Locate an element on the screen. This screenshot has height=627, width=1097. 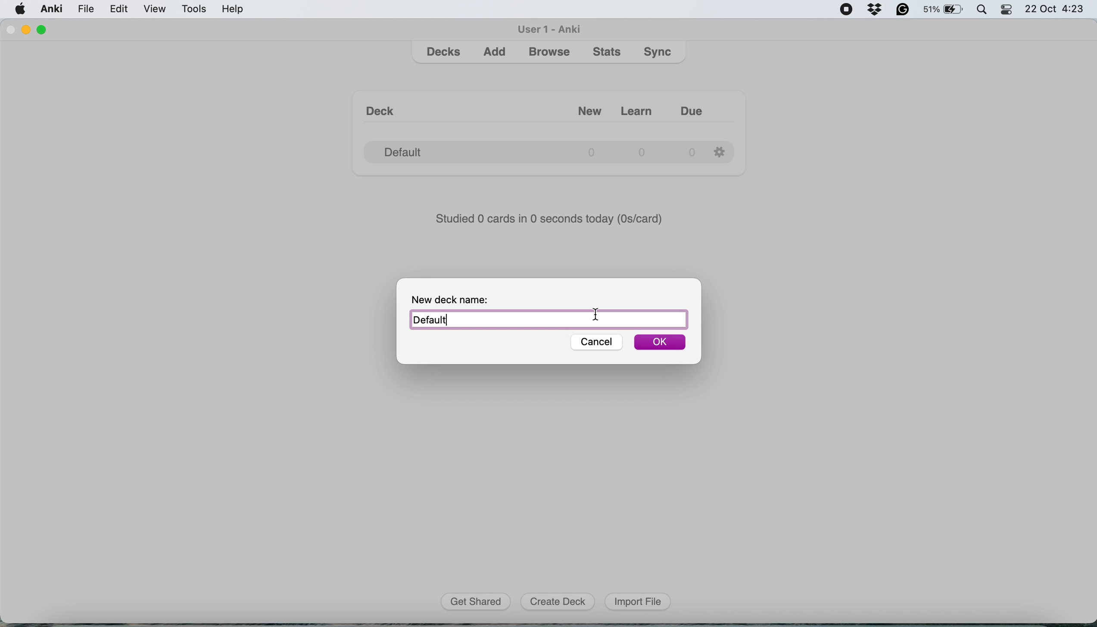
get shared is located at coordinates (478, 602).